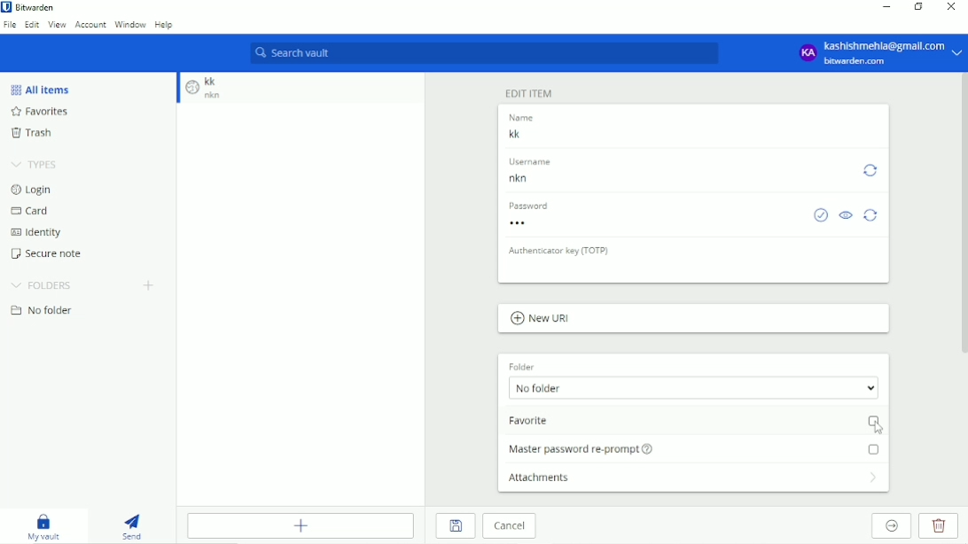 The width and height of the screenshot is (968, 544). What do you see at coordinates (847, 215) in the screenshot?
I see `Toggle visibility` at bounding box center [847, 215].